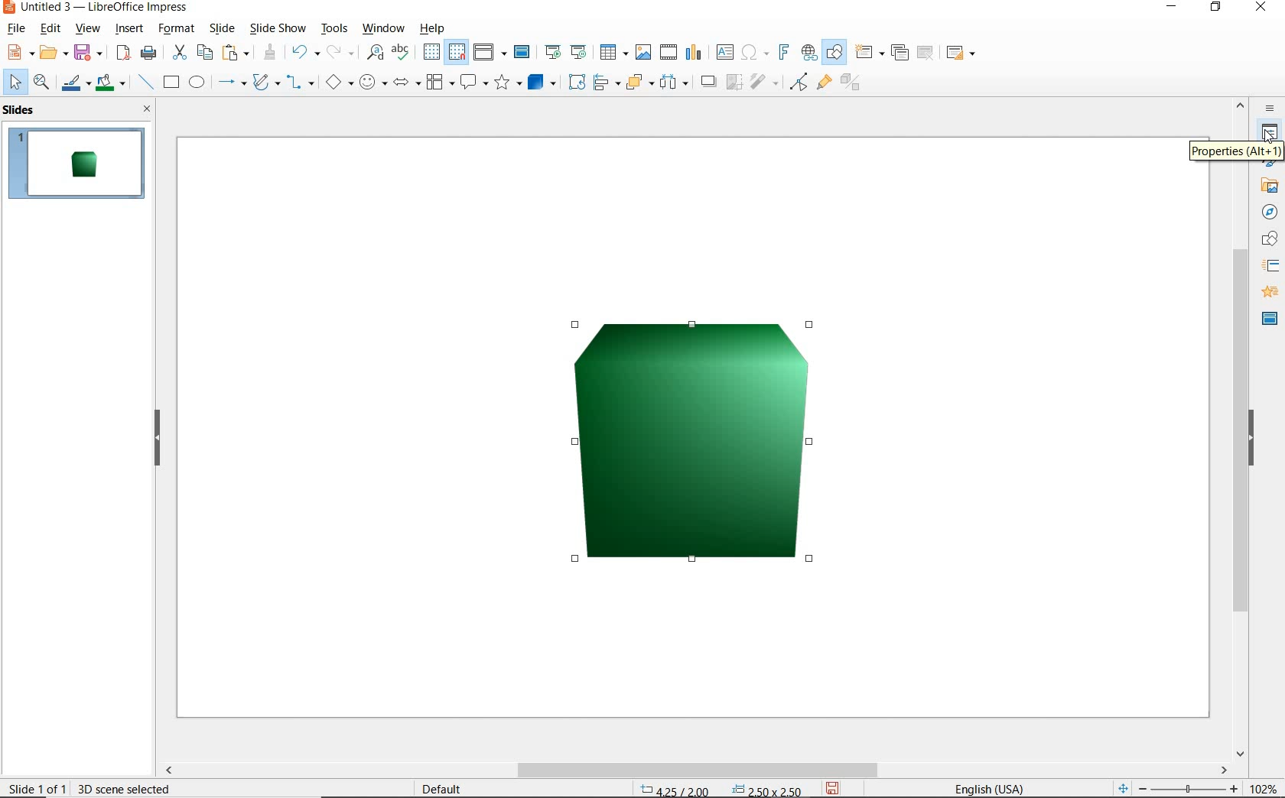 The height and width of the screenshot is (798, 1285). What do you see at coordinates (38, 786) in the screenshot?
I see `SLIDE 1 OF 1` at bounding box center [38, 786].